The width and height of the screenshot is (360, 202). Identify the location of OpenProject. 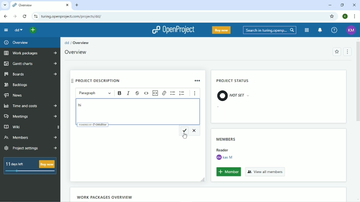
(173, 30).